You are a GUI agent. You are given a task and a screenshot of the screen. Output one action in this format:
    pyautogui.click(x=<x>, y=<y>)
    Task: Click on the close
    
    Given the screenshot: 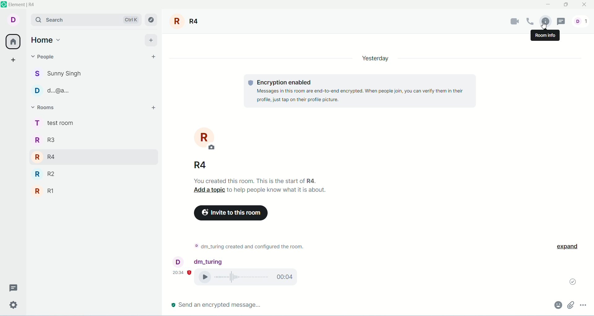 What is the action you would take?
    pyautogui.click(x=585, y=5)
    